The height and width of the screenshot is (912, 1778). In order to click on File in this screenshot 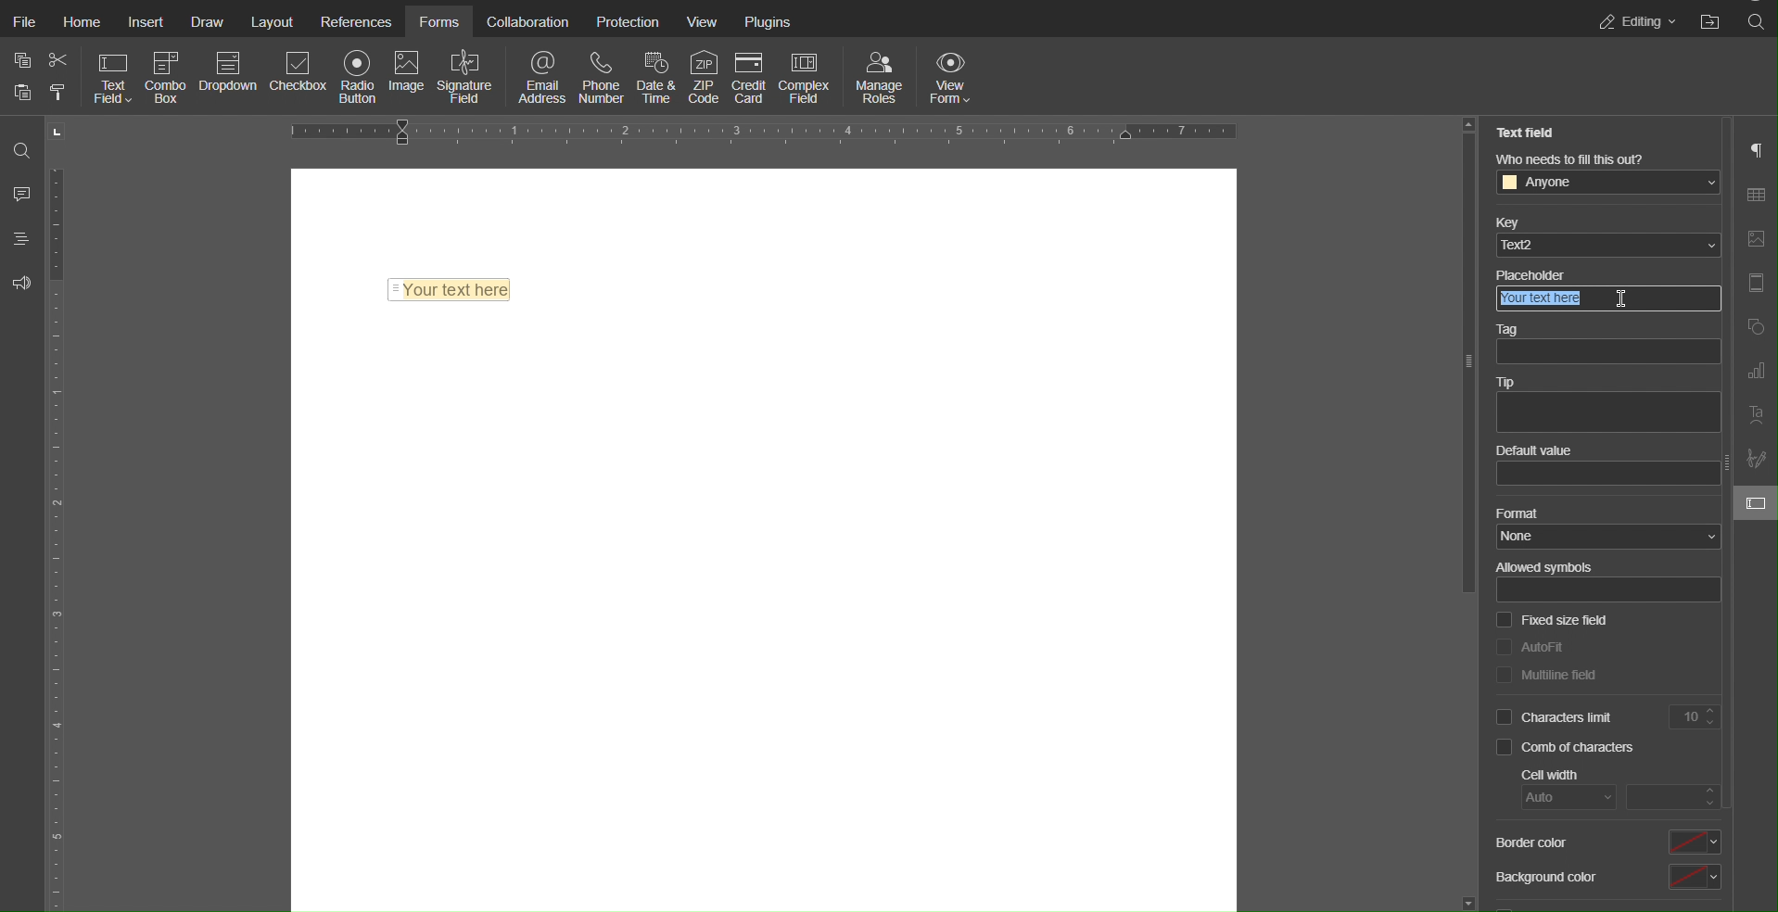, I will do `click(23, 23)`.